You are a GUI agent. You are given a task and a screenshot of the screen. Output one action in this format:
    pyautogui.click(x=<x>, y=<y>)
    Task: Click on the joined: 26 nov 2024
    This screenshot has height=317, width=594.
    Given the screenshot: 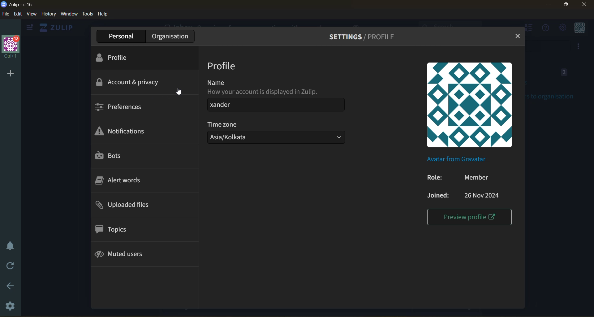 What is the action you would take?
    pyautogui.click(x=464, y=197)
    